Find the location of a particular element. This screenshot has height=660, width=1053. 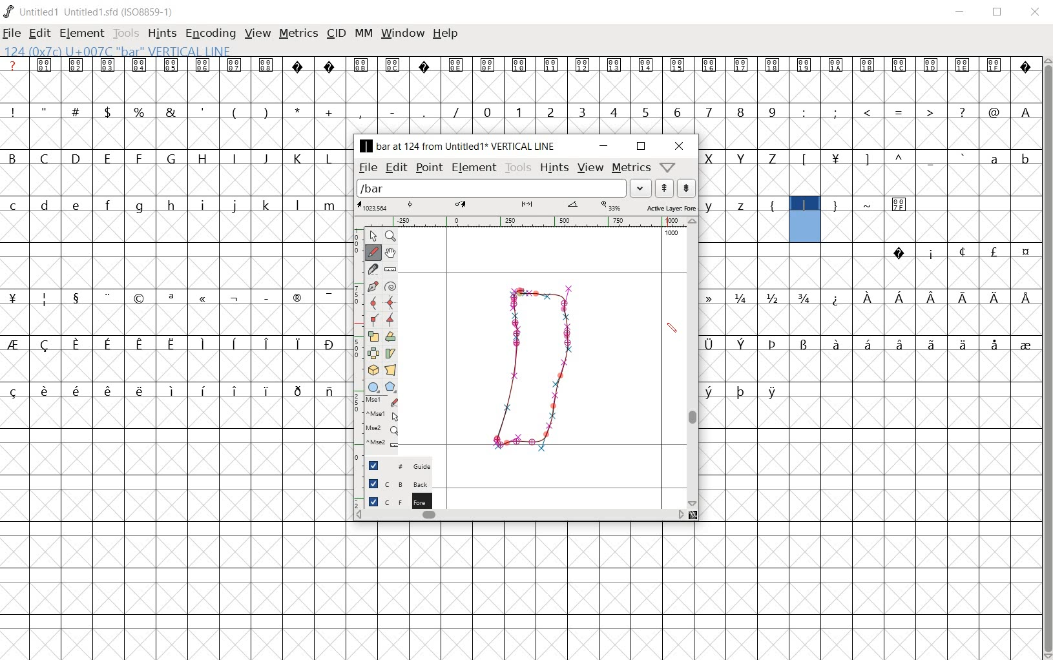

mse2 is located at coordinates (376, 430).